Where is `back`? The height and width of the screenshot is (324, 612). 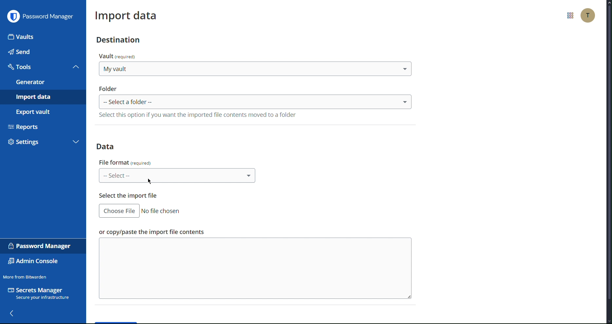
back is located at coordinates (13, 314).